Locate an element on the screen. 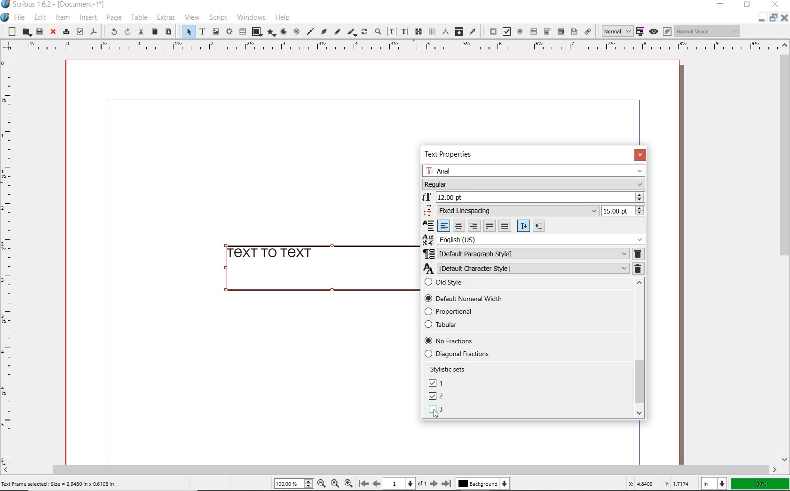 The width and height of the screenshot is (790, 491). Stylistic sets is located at coordinates (454, 368).